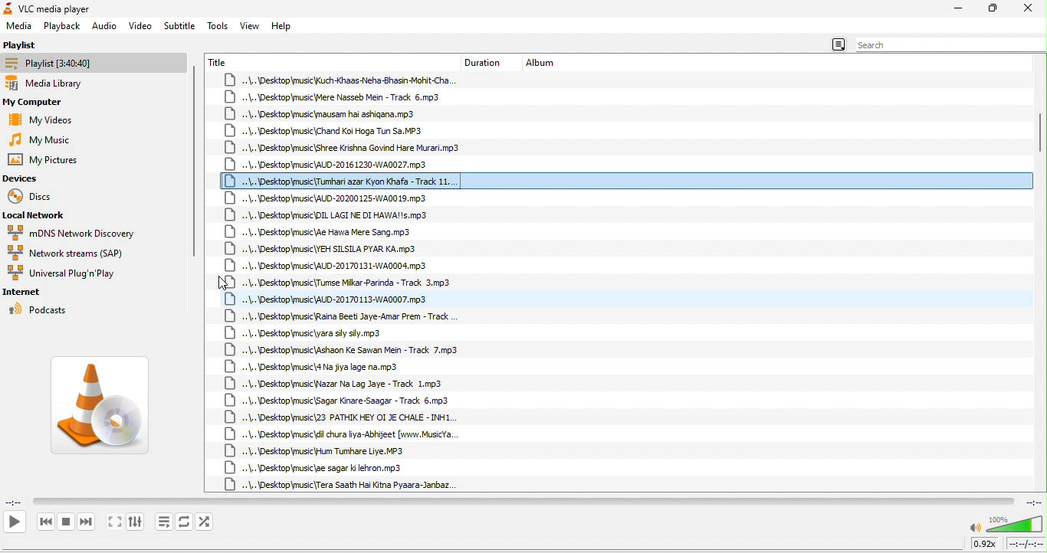 The height and width of the screenshot is (553, 1047). Describe the element at coordinates (837, 45) in the screenshot. I see `menu` at that location.